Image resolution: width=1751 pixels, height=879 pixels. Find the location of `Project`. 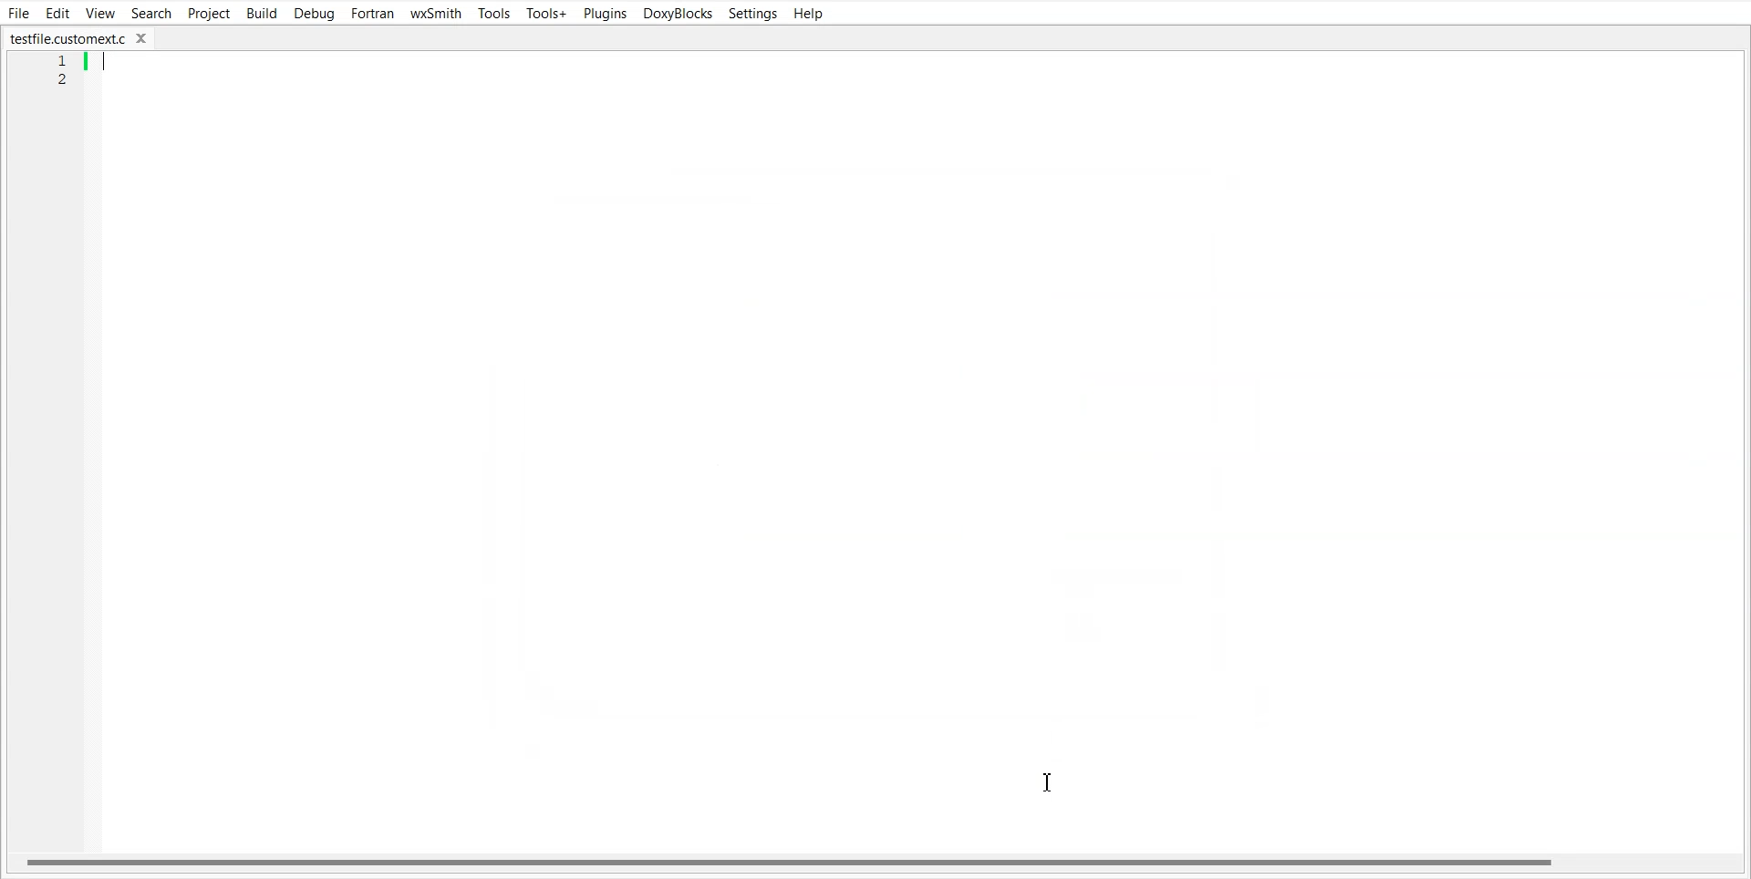

Project is located at coordinates (207, 13).